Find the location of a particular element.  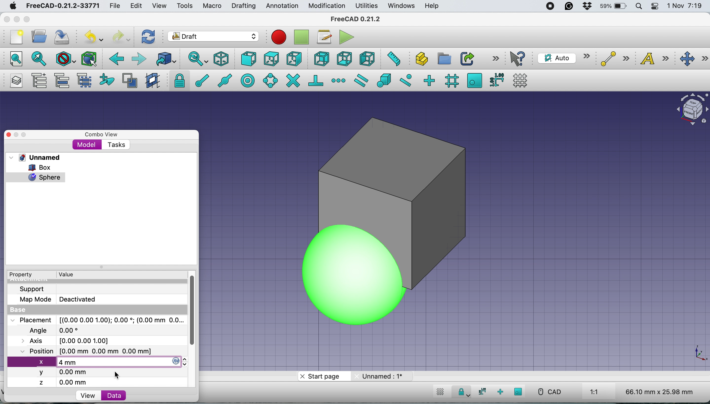

snap near is located at coordinates (406, 80).